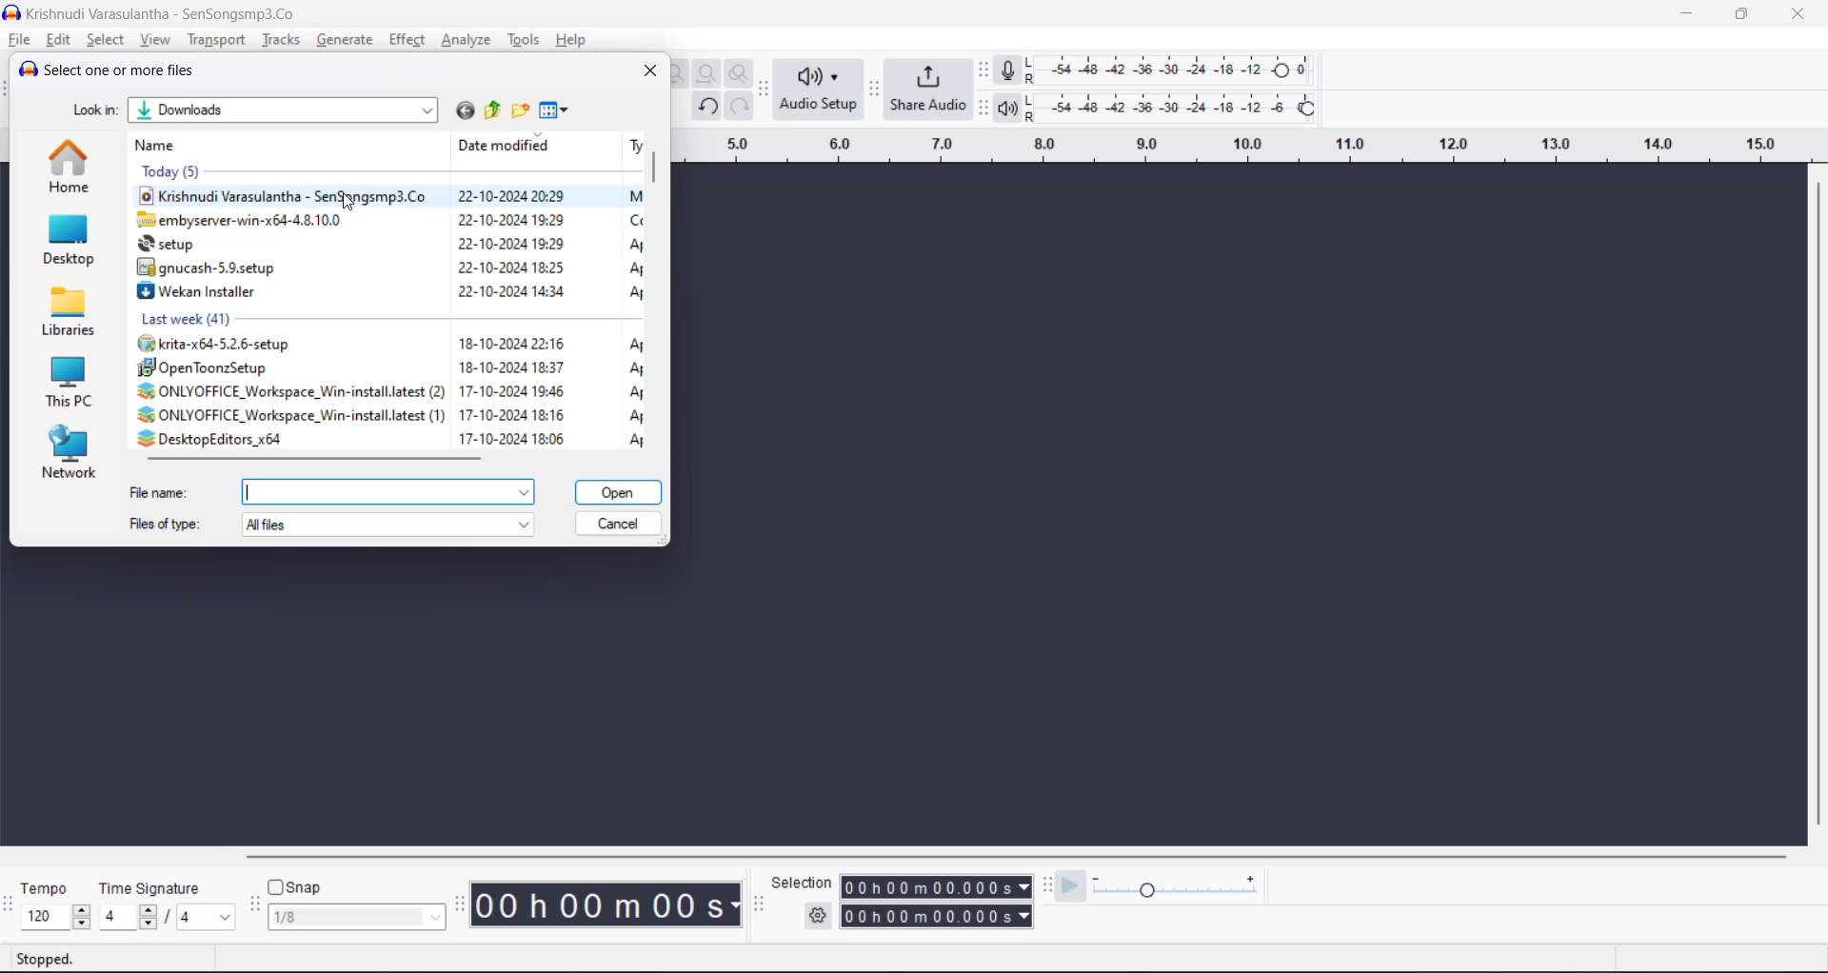  Describe the element at coordinates (281, 39) in the screenshot. I see `tracks` at that location.